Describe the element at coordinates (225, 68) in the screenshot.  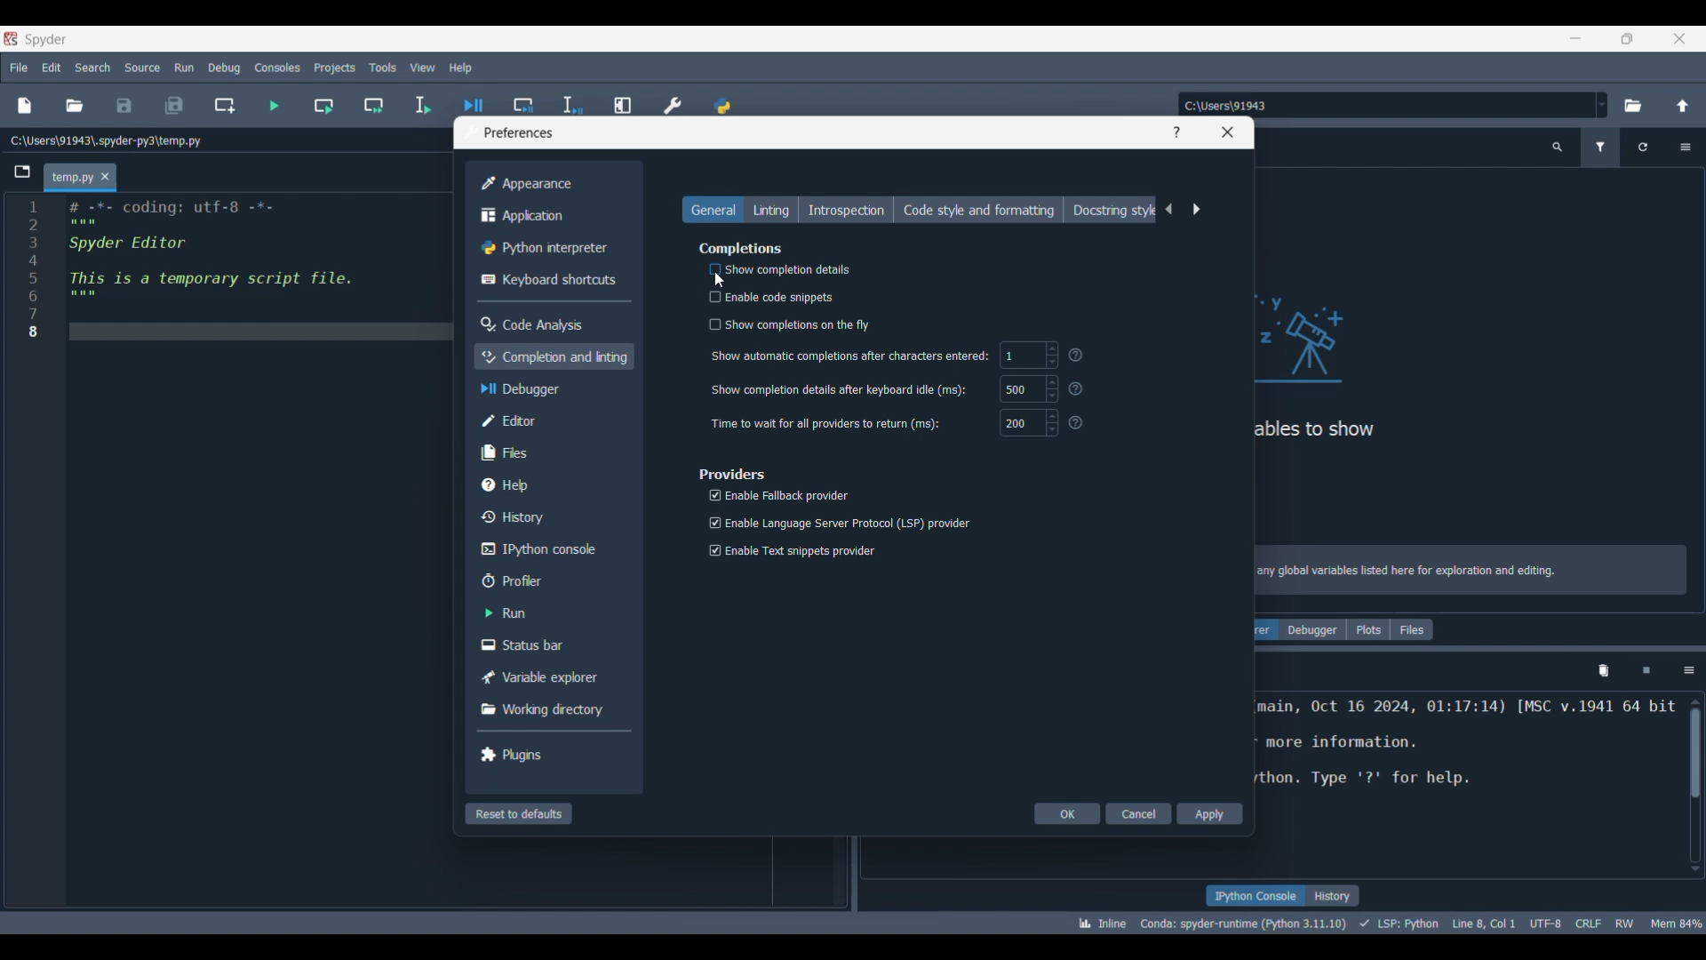
I see `Debug menu` at that location.